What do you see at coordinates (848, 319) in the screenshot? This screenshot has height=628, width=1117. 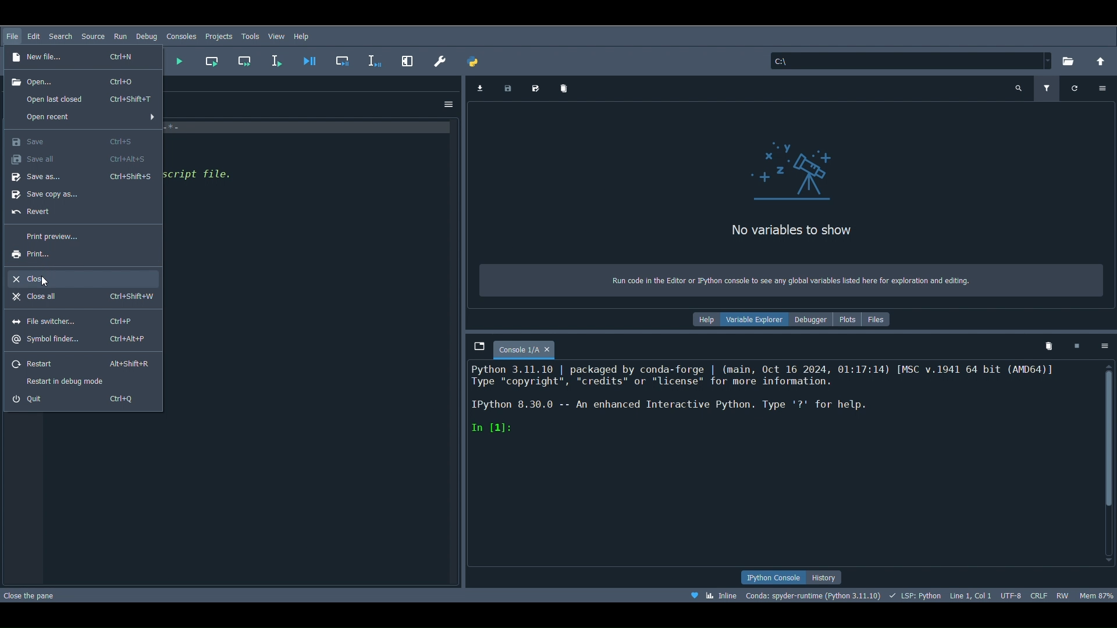 I see `Plots` at bounding box center [848, 319].